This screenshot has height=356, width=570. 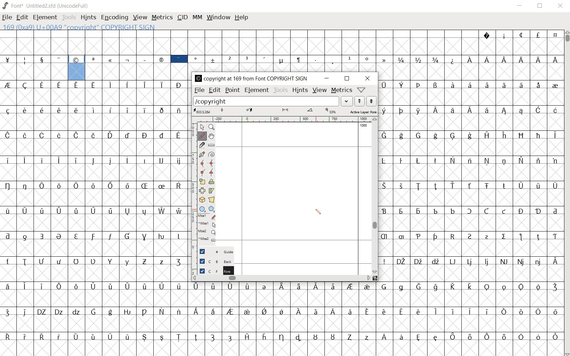 I want to click on Add a corner point, so click(x=204, y=172).